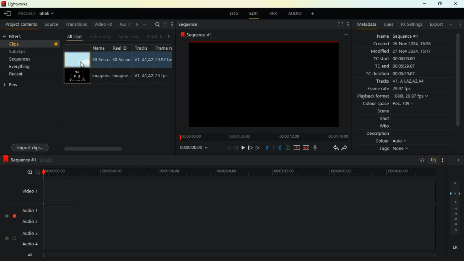  I want to click on reel id, so click(123, 65).